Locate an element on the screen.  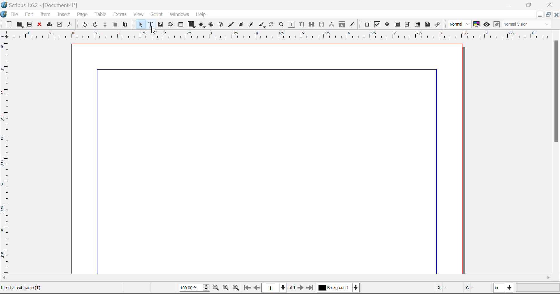
Preview Mode is located at coordinates (487, 24).